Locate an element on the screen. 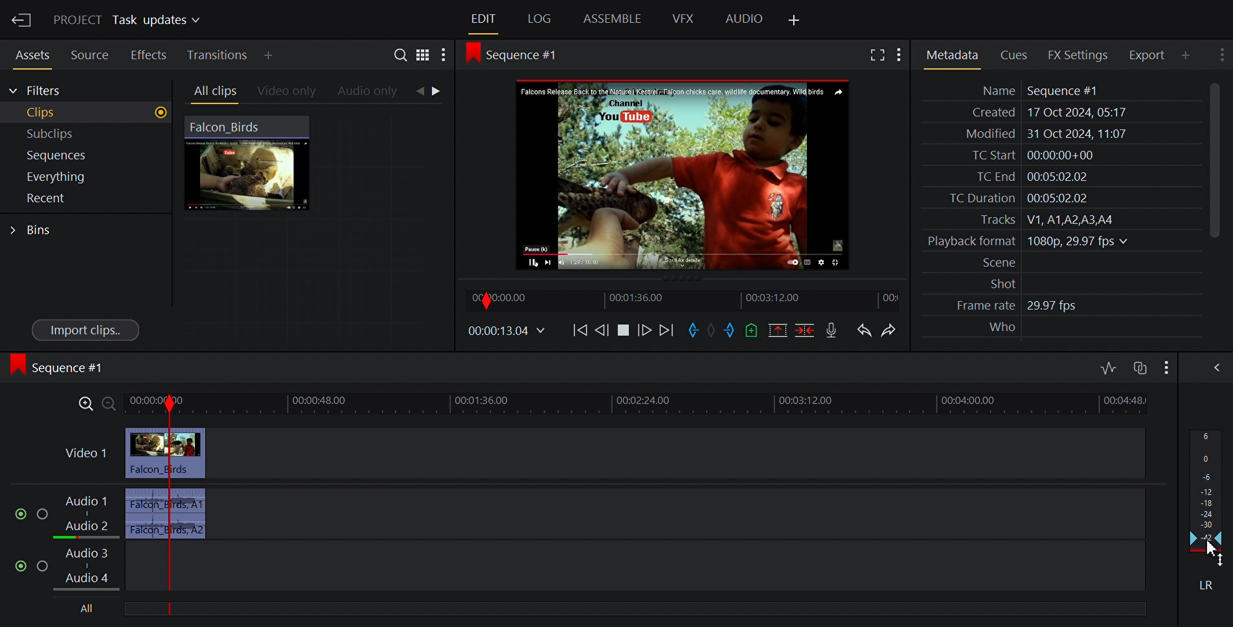  Timeline is located at coordinates (683, 299).